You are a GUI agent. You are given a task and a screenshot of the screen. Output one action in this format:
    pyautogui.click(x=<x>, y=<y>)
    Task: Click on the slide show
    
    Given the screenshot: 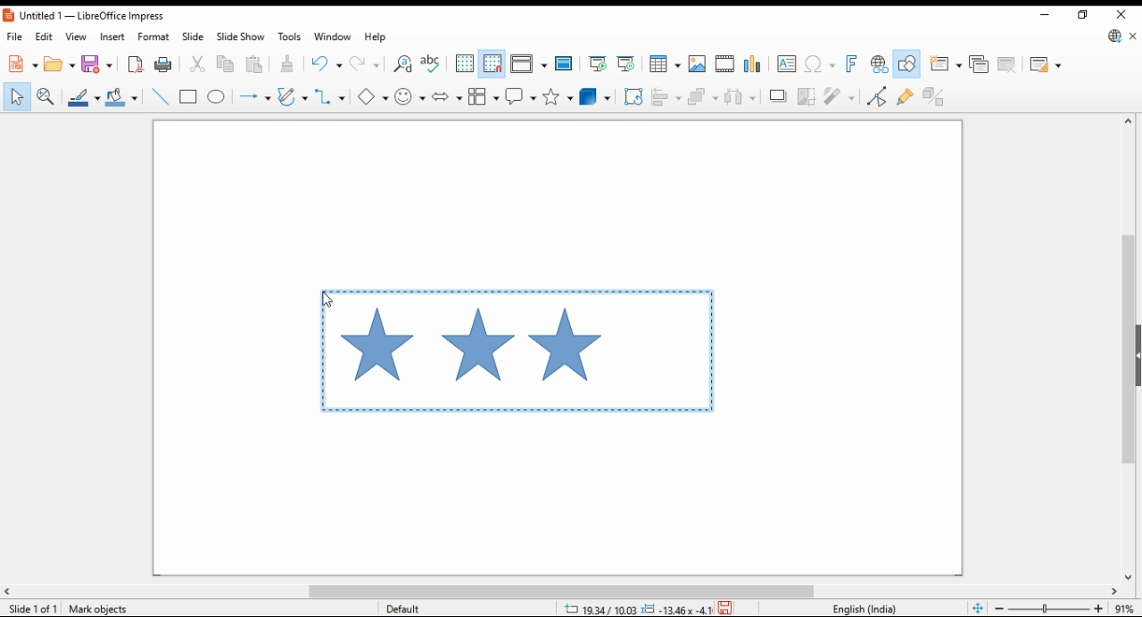 What is the action you would take?
    pyautogui.click(x=239, y=37)
    